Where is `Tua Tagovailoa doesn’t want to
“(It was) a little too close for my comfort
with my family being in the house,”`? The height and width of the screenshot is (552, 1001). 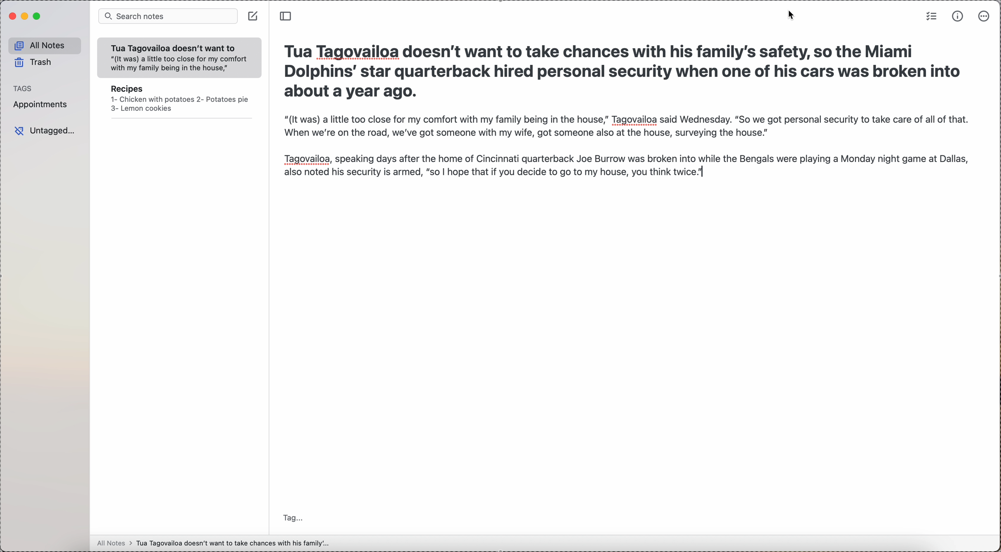
Tua Tagovailoa doesn’t want to
“(It was) a little too close for my comfort
with my family being in the house,” is located at coordinates (176, 57).